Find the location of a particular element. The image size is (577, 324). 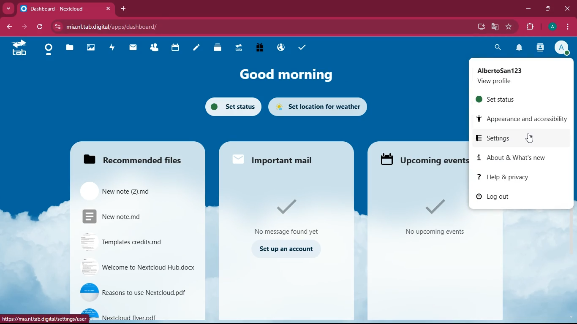

activity is located at coordinates (113, 49).